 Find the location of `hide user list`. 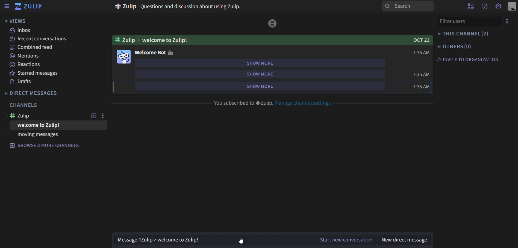

hide user list is located at coordinates (470, 7).